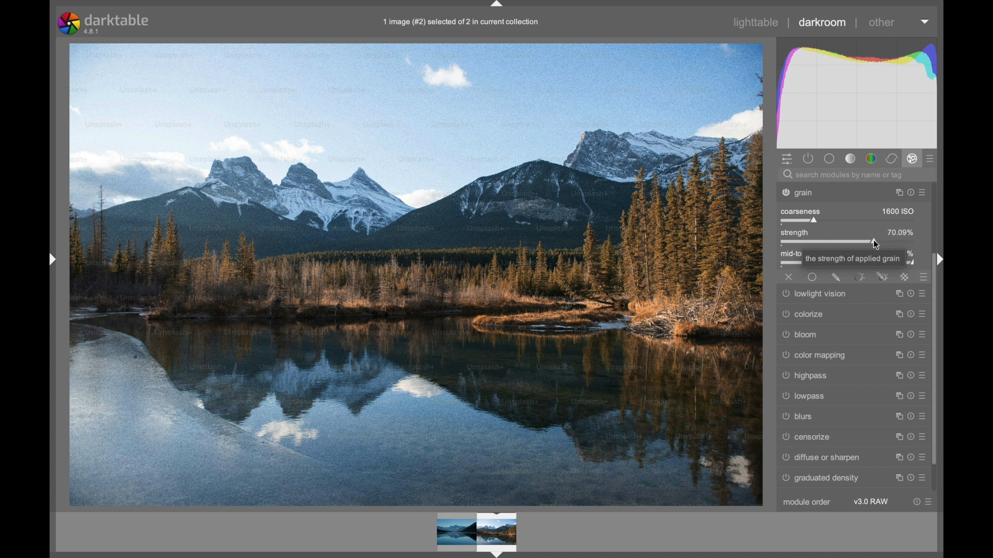 This screenshot has width=993, height=558. I want to click on v3.0 RAW, so click(871, 501).